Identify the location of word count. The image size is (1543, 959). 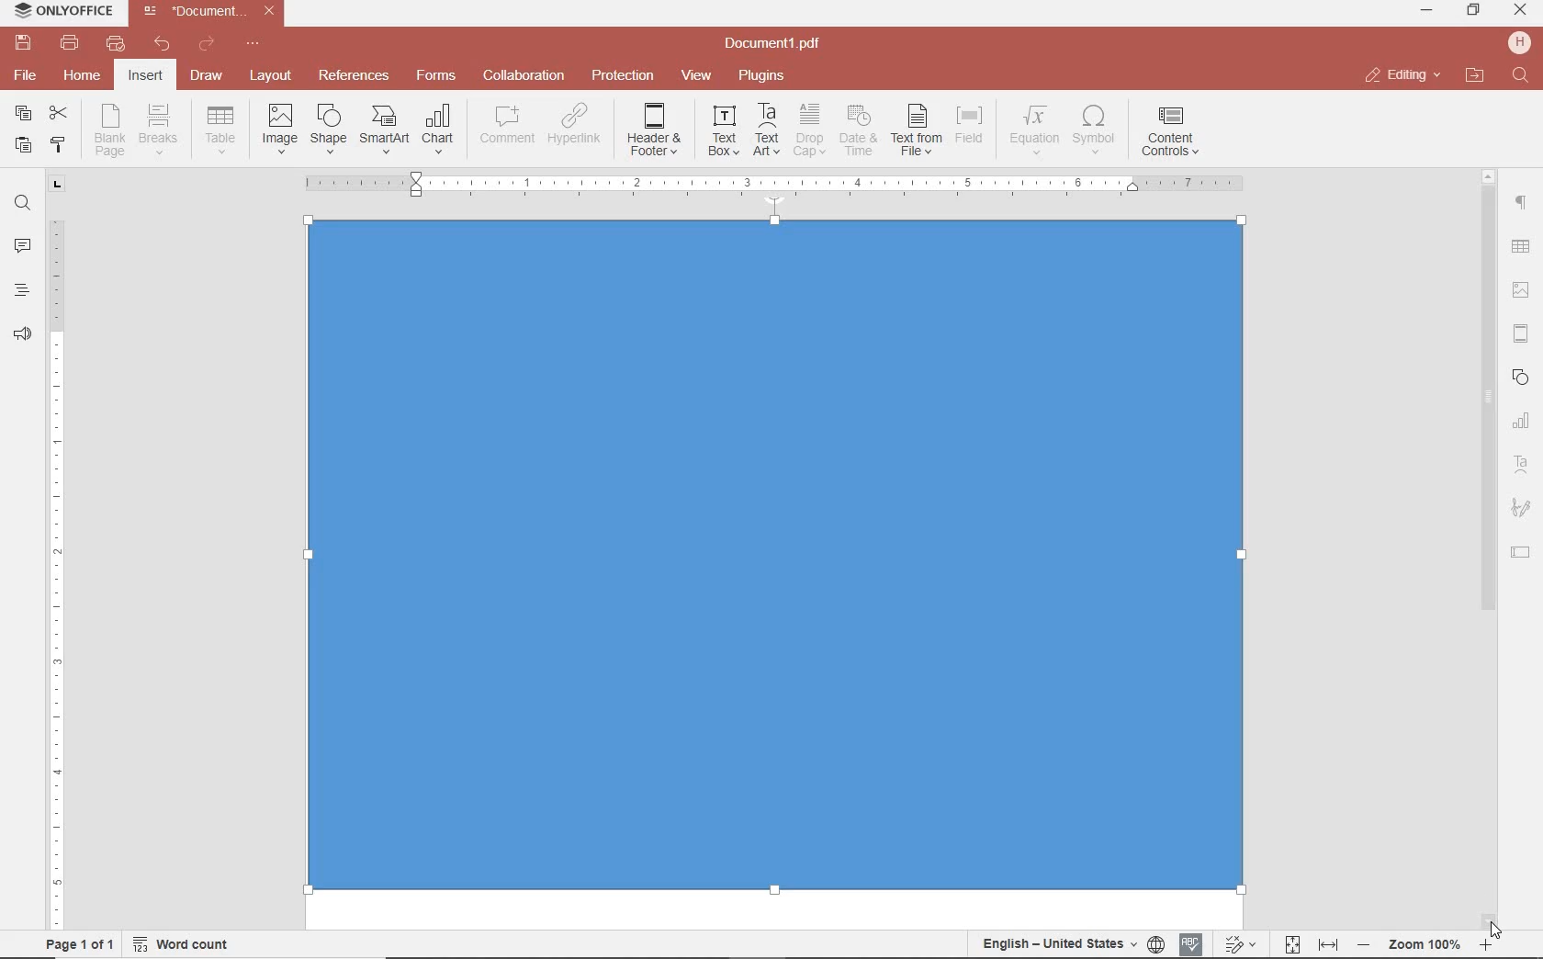
(187, 944).